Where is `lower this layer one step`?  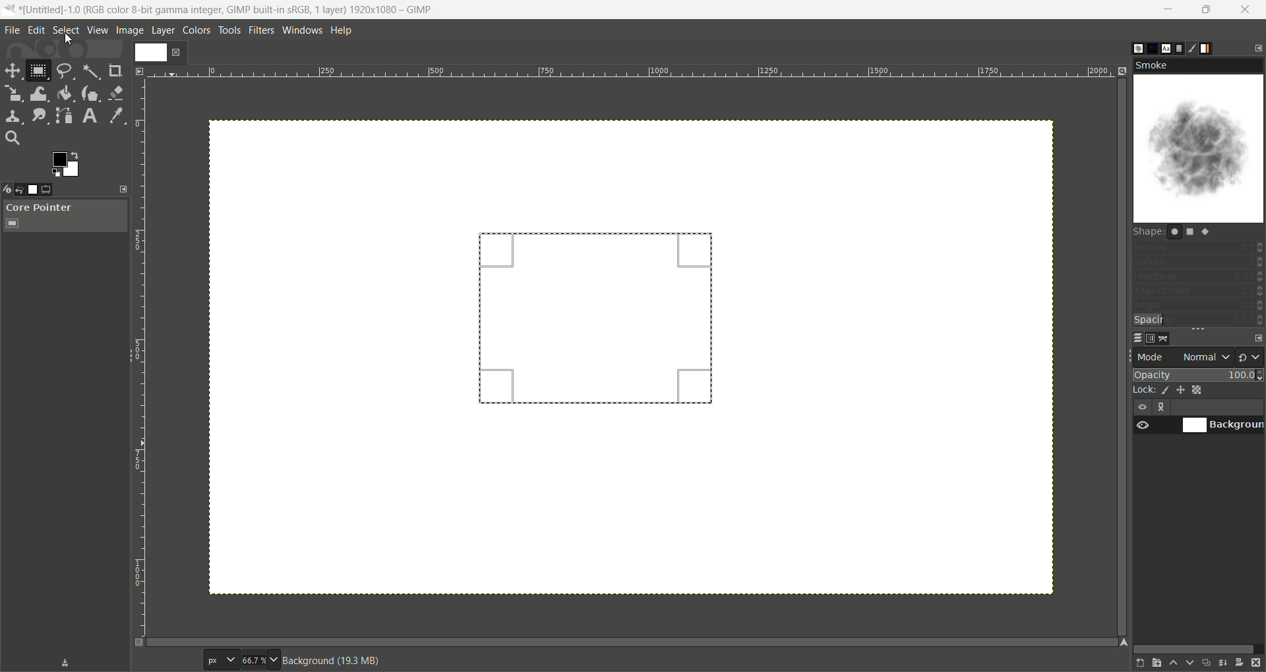
lower this layer one step is located at coordinates (1190, 663).